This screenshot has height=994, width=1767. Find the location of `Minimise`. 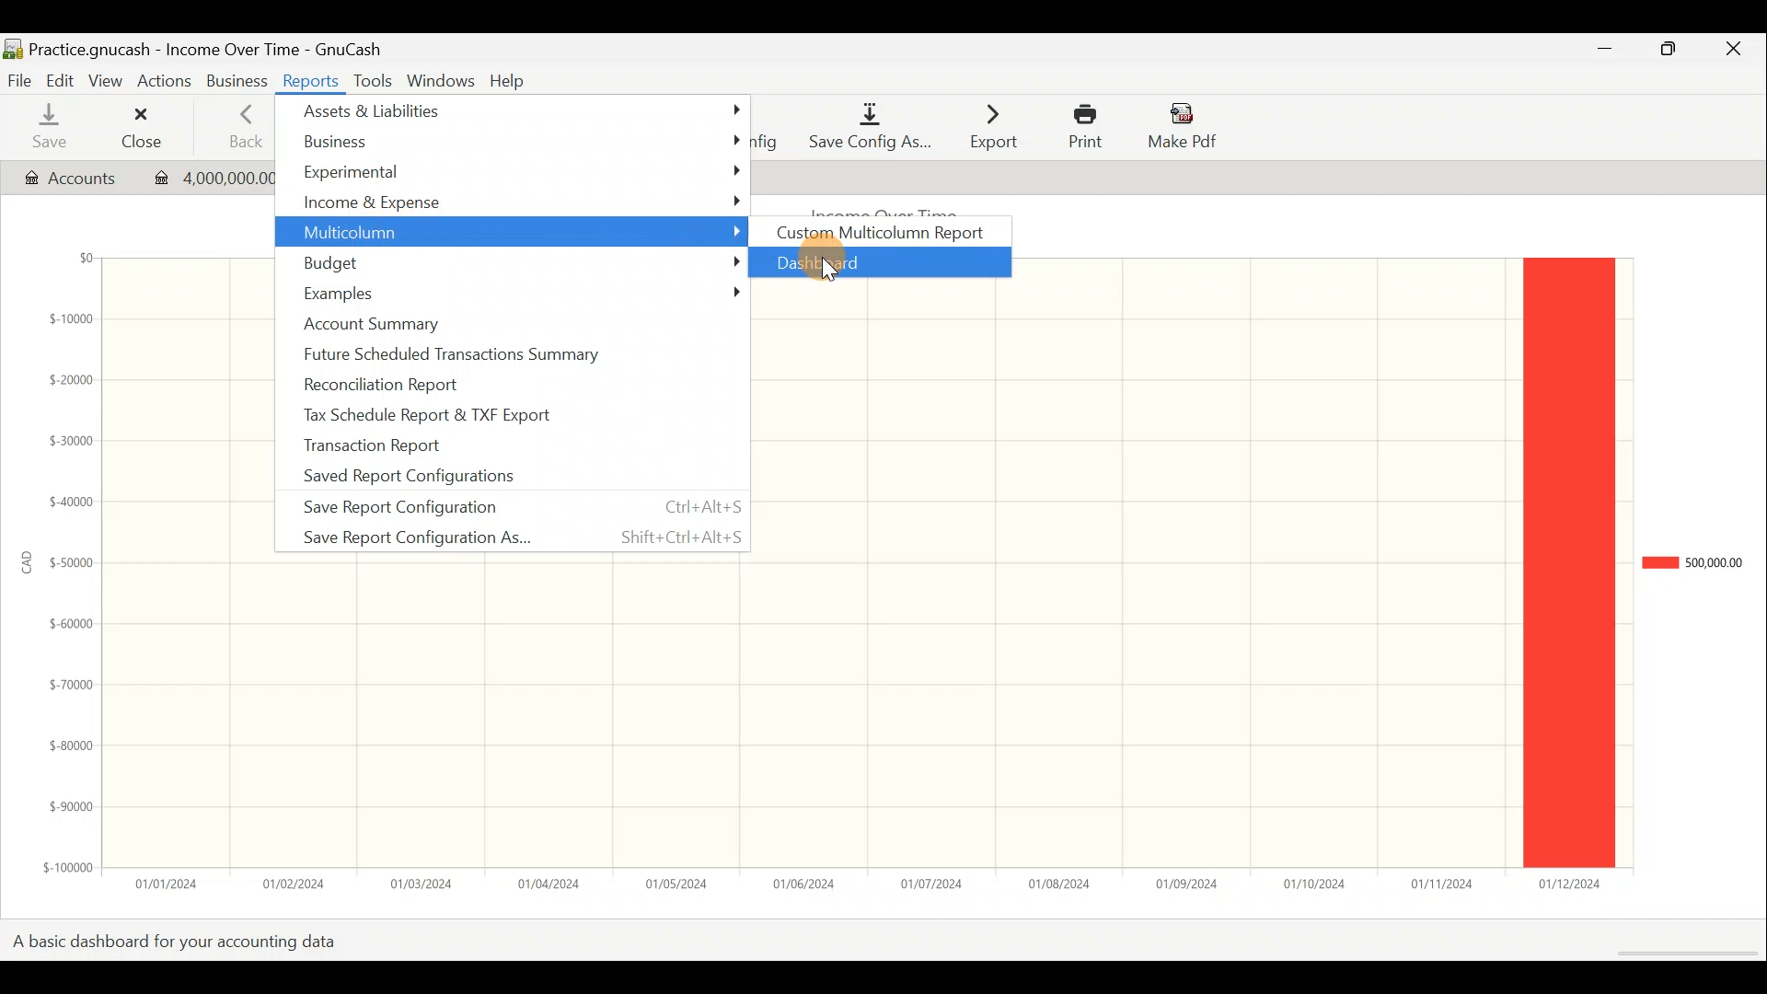

Minimise is located at coordinates (1610, 49).